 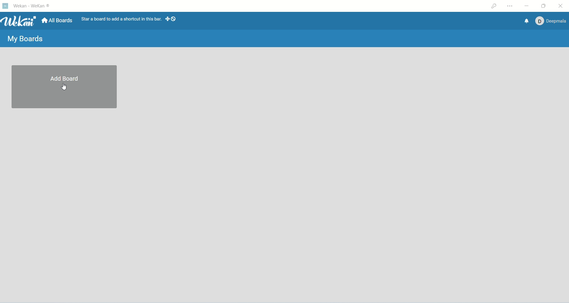 What do you see at coordinates (509, 6) in the screenshot?
I see `settings and more` at bounding box center [509, 6].